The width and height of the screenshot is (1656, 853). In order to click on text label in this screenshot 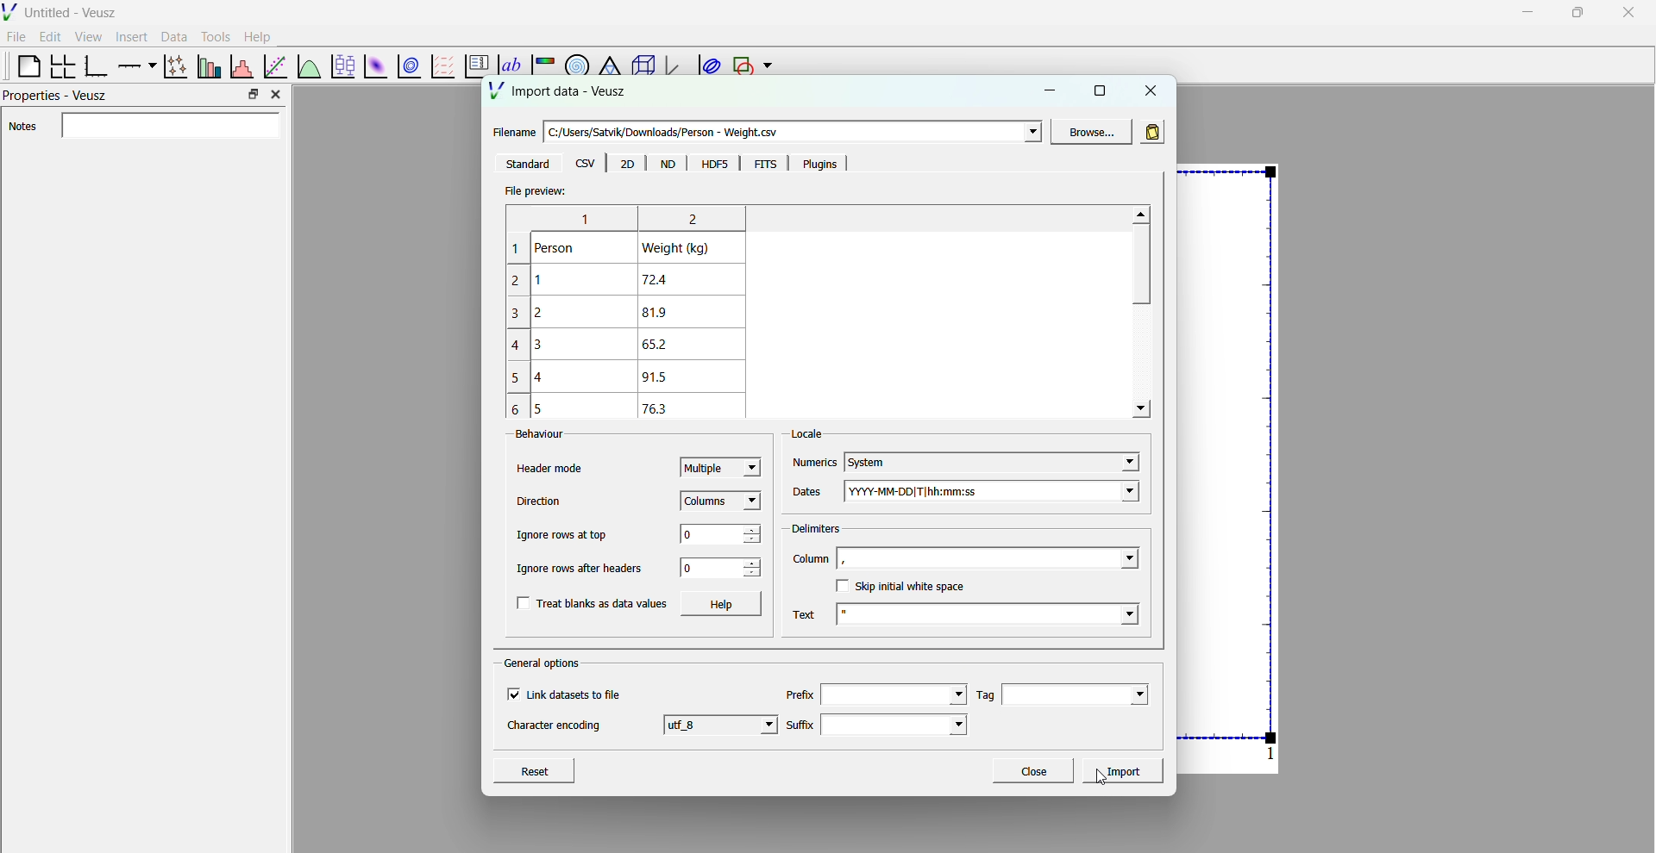, I will do `click(507, 56)`.